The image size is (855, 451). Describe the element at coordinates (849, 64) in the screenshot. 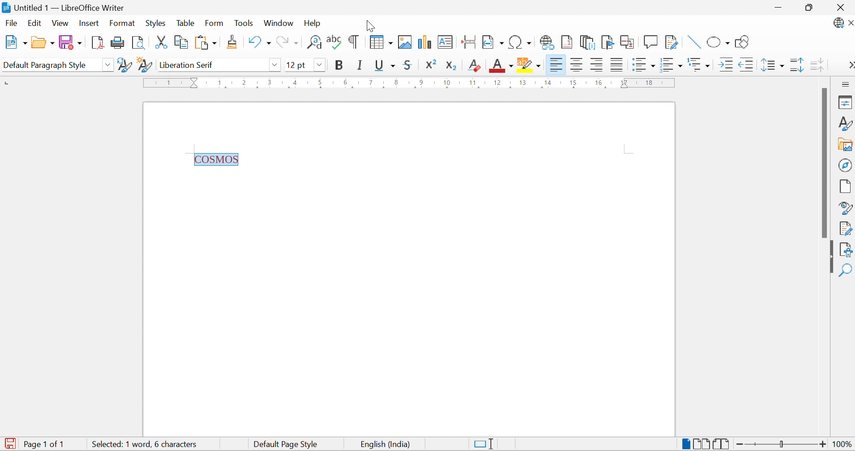

I see `More` at that location.